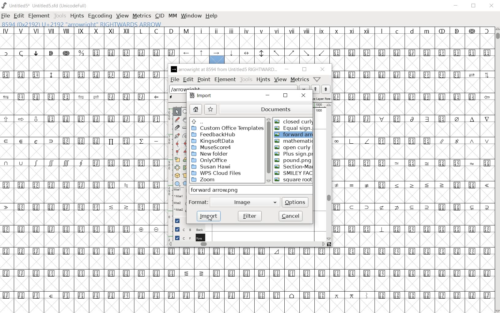 The height and width of the screenshot is (313, 500). I want to click on Add a corner point, so click(177, 151).